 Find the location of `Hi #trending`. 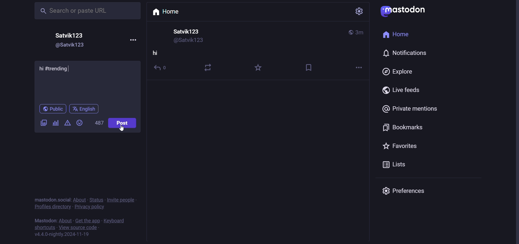

Hi #trending is located at coordinates (55, 68).